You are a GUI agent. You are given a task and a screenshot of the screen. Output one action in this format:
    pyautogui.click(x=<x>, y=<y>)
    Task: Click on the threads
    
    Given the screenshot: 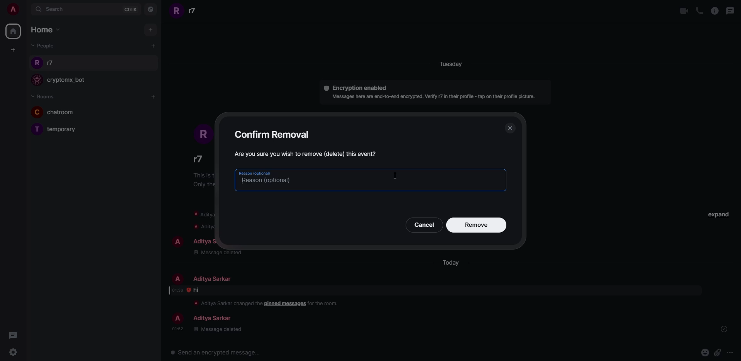 What is the action you would take?
    pyautogui.click(x=731, y=10)
    